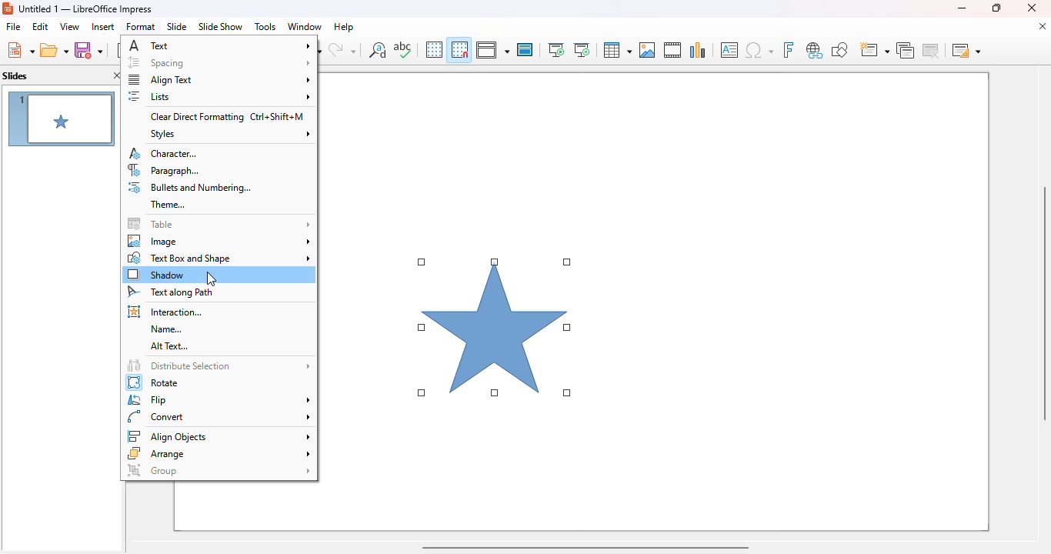 The image size is (1051, 554). Describe the element at coordinates (616, 50) in the screenshot. I see `table` at that location.